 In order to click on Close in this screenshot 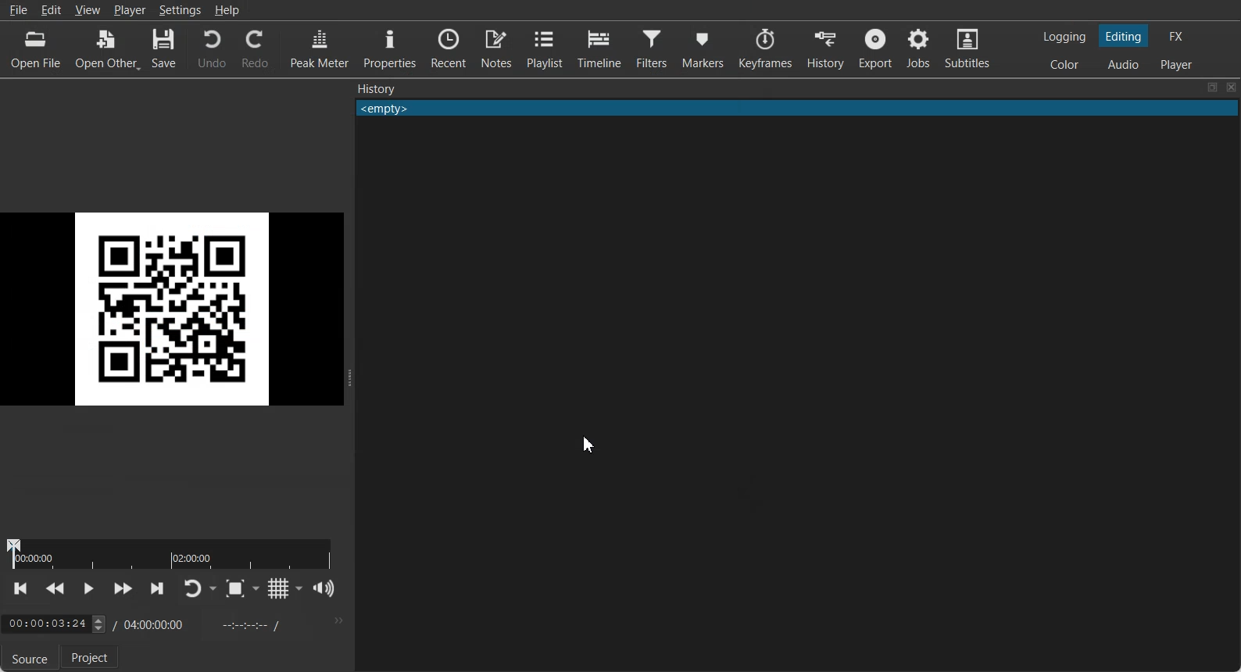, I will do `click(1232, 88)`.